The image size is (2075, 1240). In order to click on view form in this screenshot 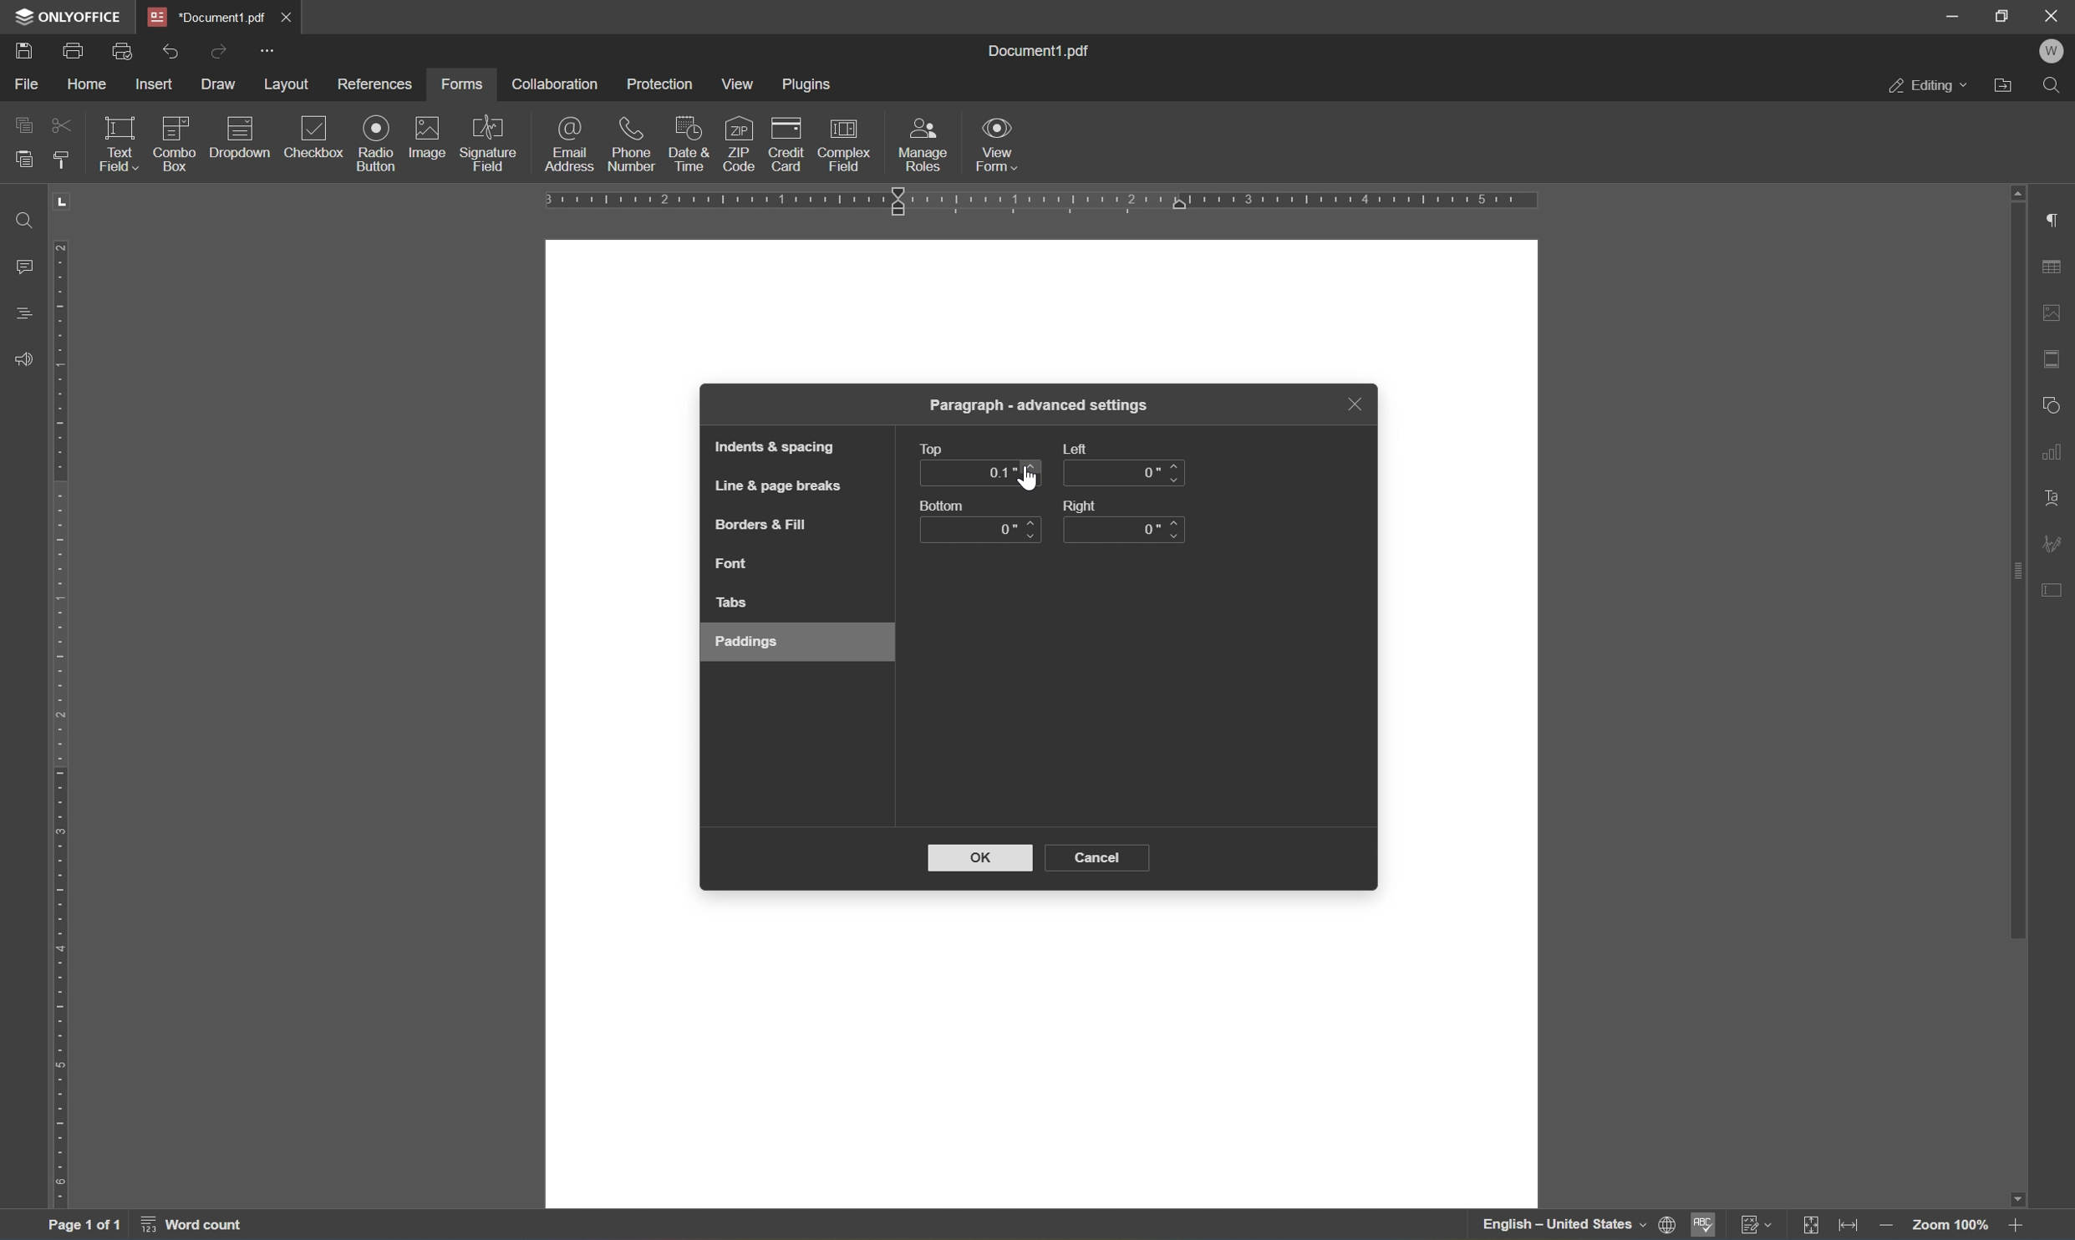, I will do `click(1006, 146)`.